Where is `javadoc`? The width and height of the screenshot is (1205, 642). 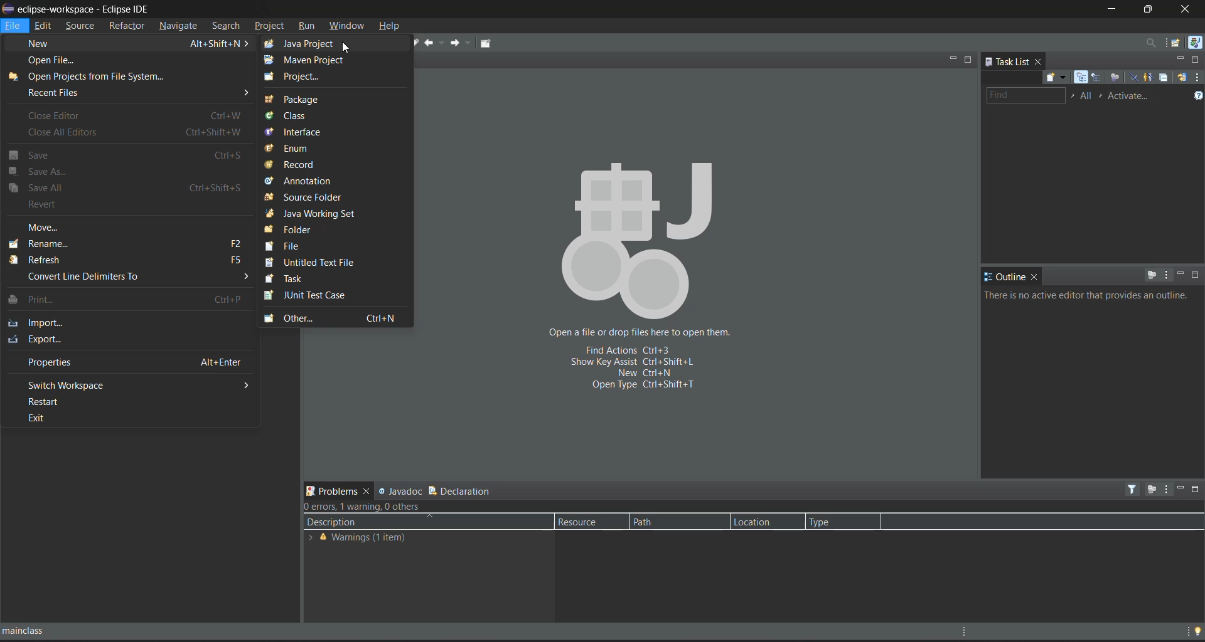 javadoc is located at coordinates (402, 490).